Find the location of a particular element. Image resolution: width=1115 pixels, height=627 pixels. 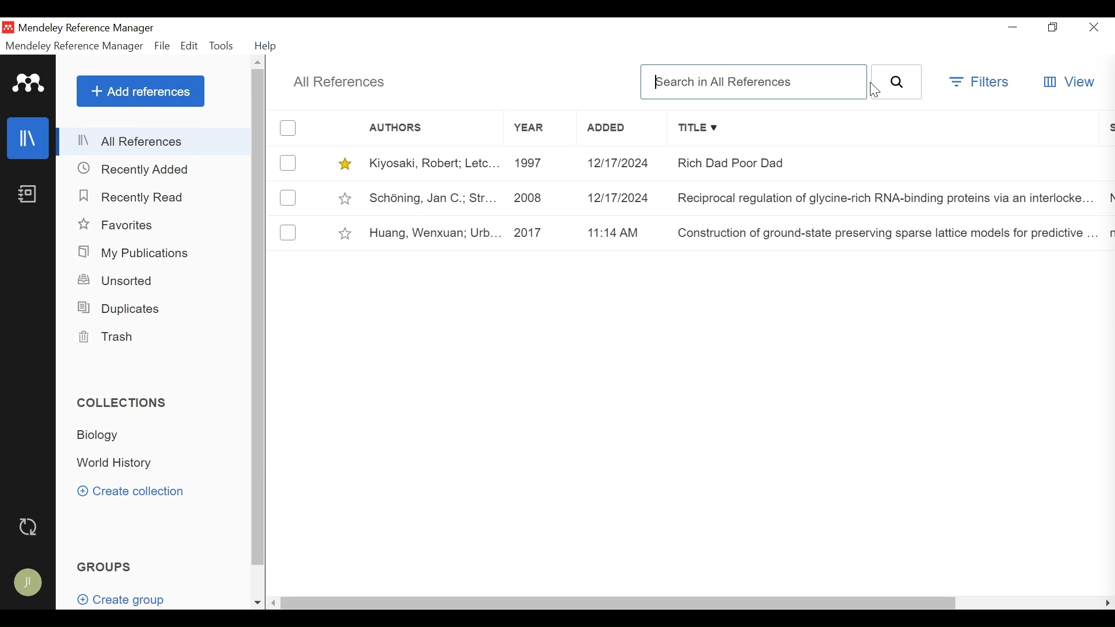

Groups is located at coordinates (106, 566).